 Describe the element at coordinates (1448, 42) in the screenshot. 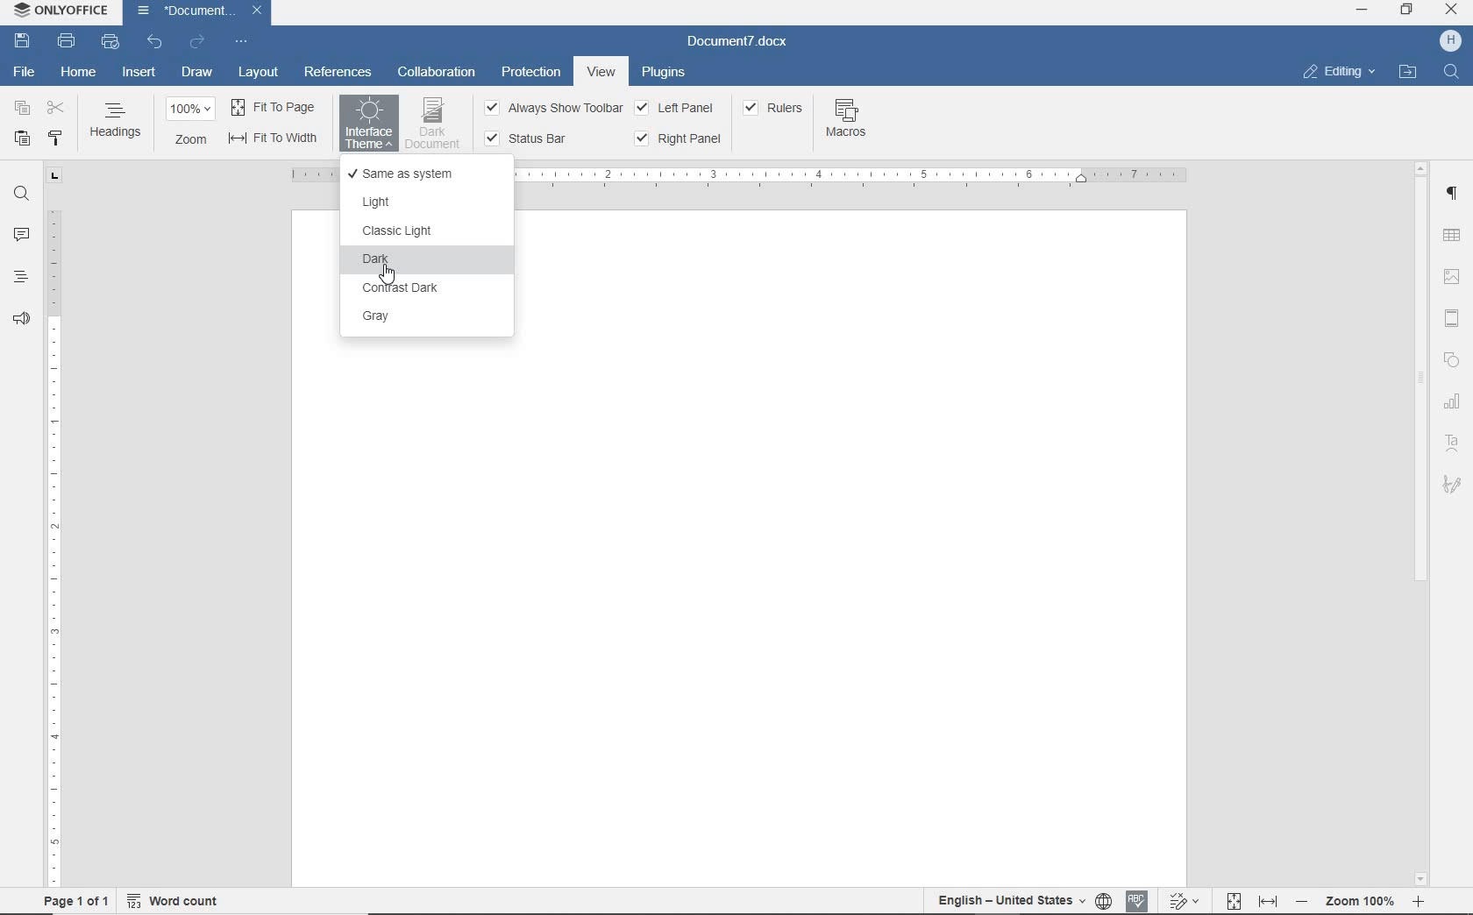

I see `HP` at that location.